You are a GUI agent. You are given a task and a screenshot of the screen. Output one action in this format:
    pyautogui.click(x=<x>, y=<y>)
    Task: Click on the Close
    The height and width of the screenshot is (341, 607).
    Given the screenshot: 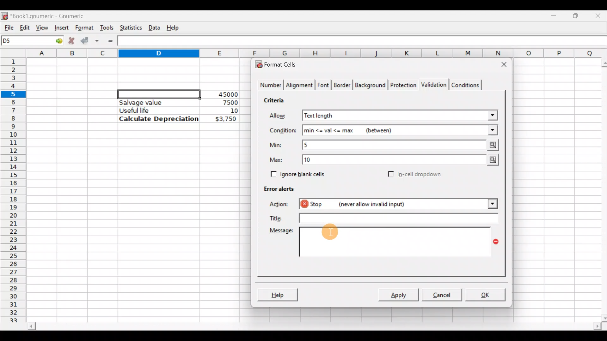 What is the action you would take?
    pyautogui.click(x=599, y=15)
    